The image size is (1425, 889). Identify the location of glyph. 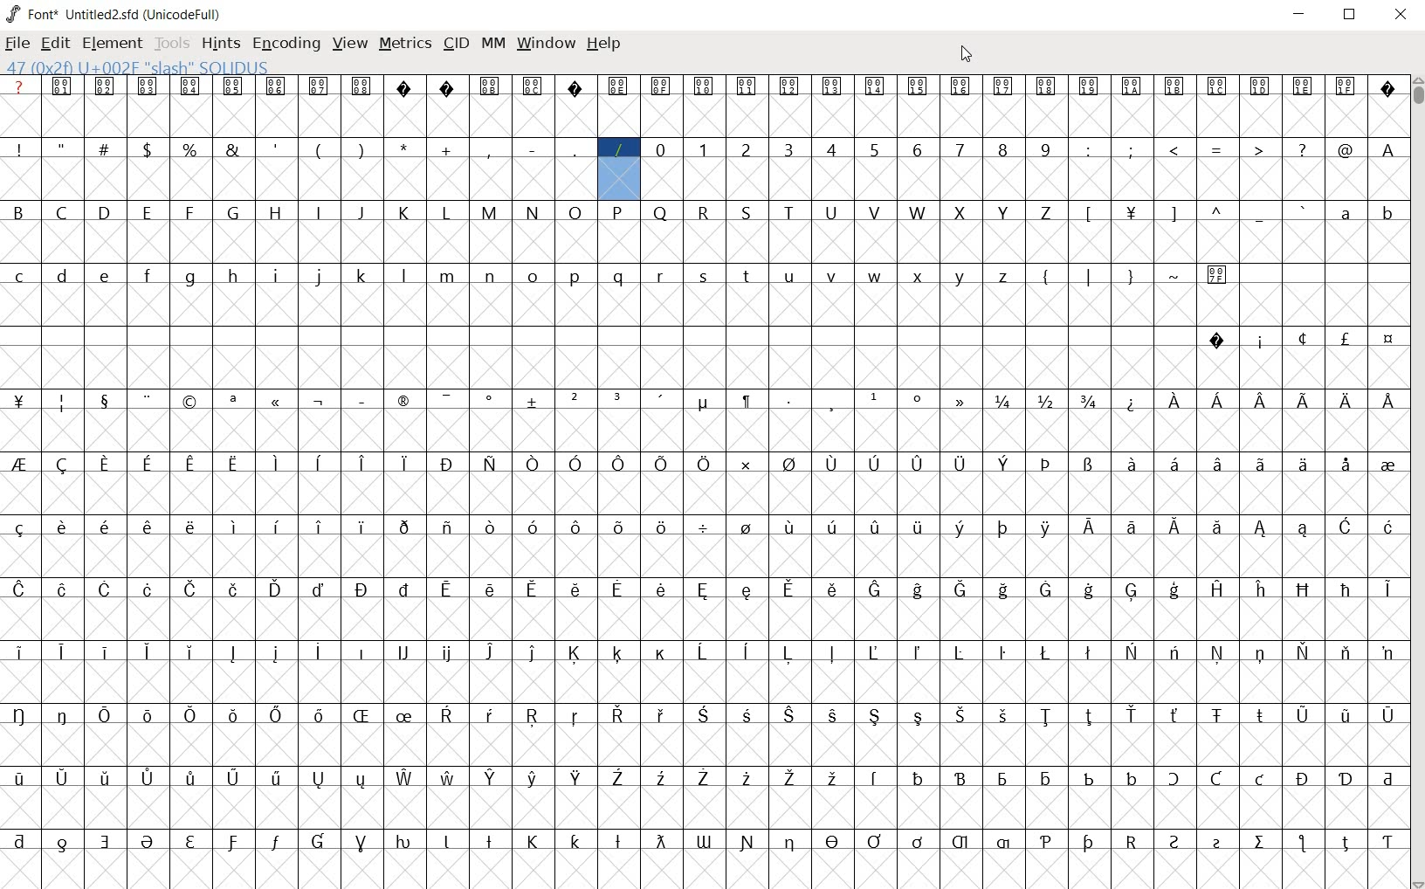
(62, 715).